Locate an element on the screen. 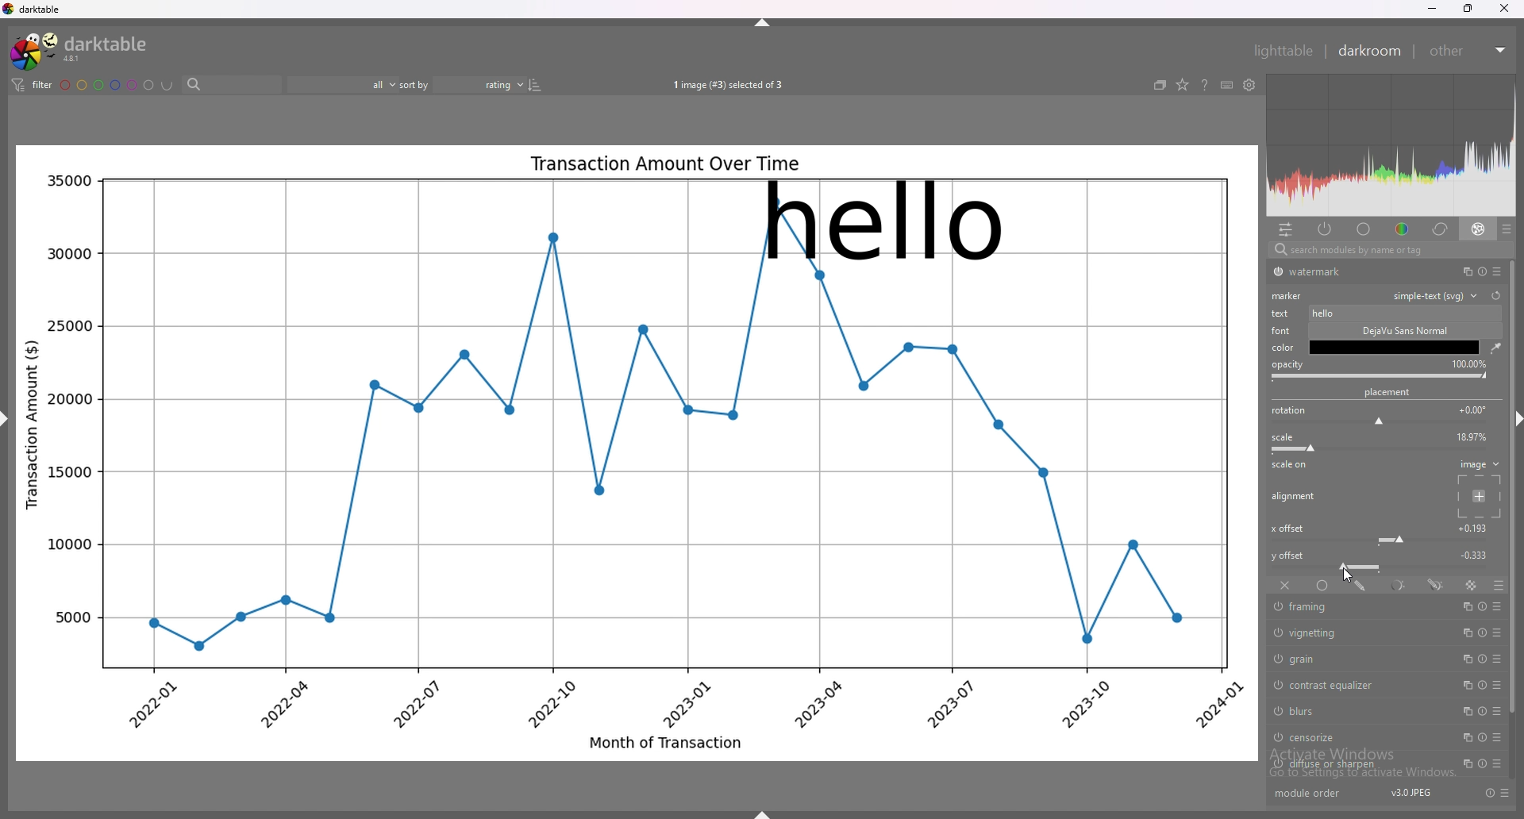  sort by is located at coordinates (462, 83).